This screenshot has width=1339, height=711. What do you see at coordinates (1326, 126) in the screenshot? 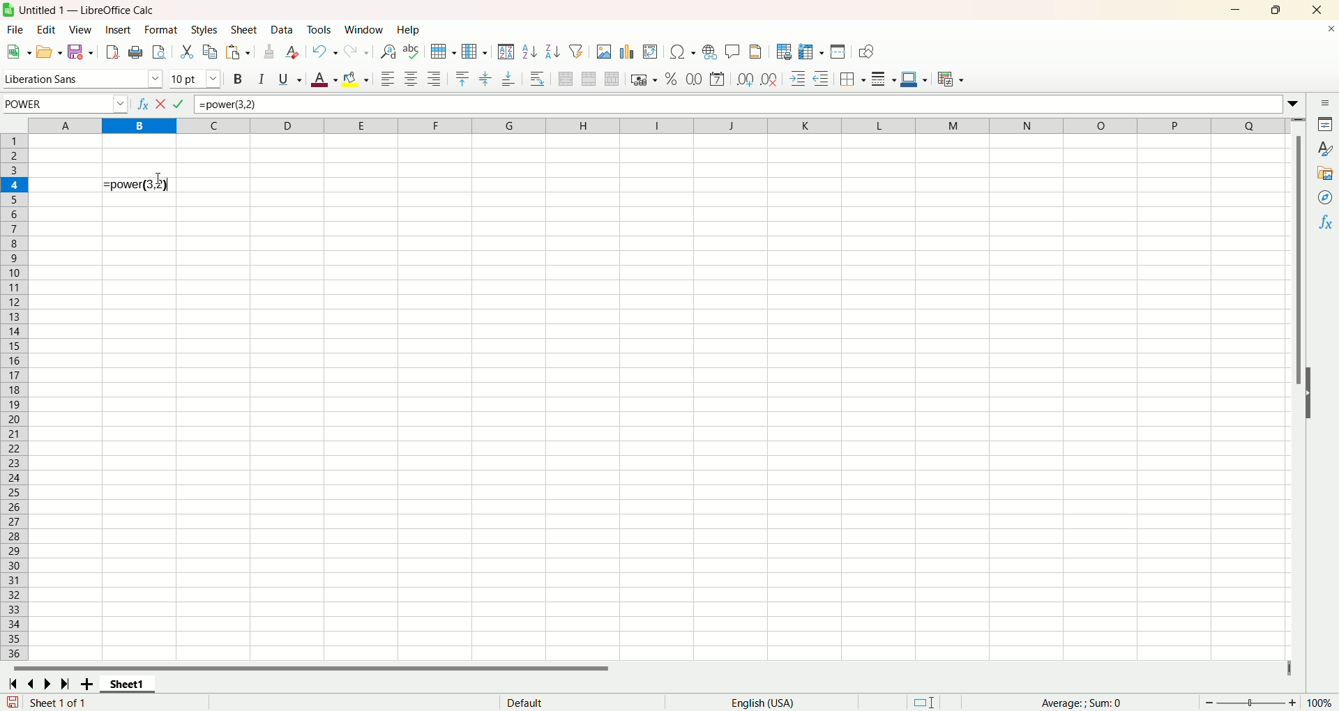
I see `properties` at bounding box center [1326, 126].